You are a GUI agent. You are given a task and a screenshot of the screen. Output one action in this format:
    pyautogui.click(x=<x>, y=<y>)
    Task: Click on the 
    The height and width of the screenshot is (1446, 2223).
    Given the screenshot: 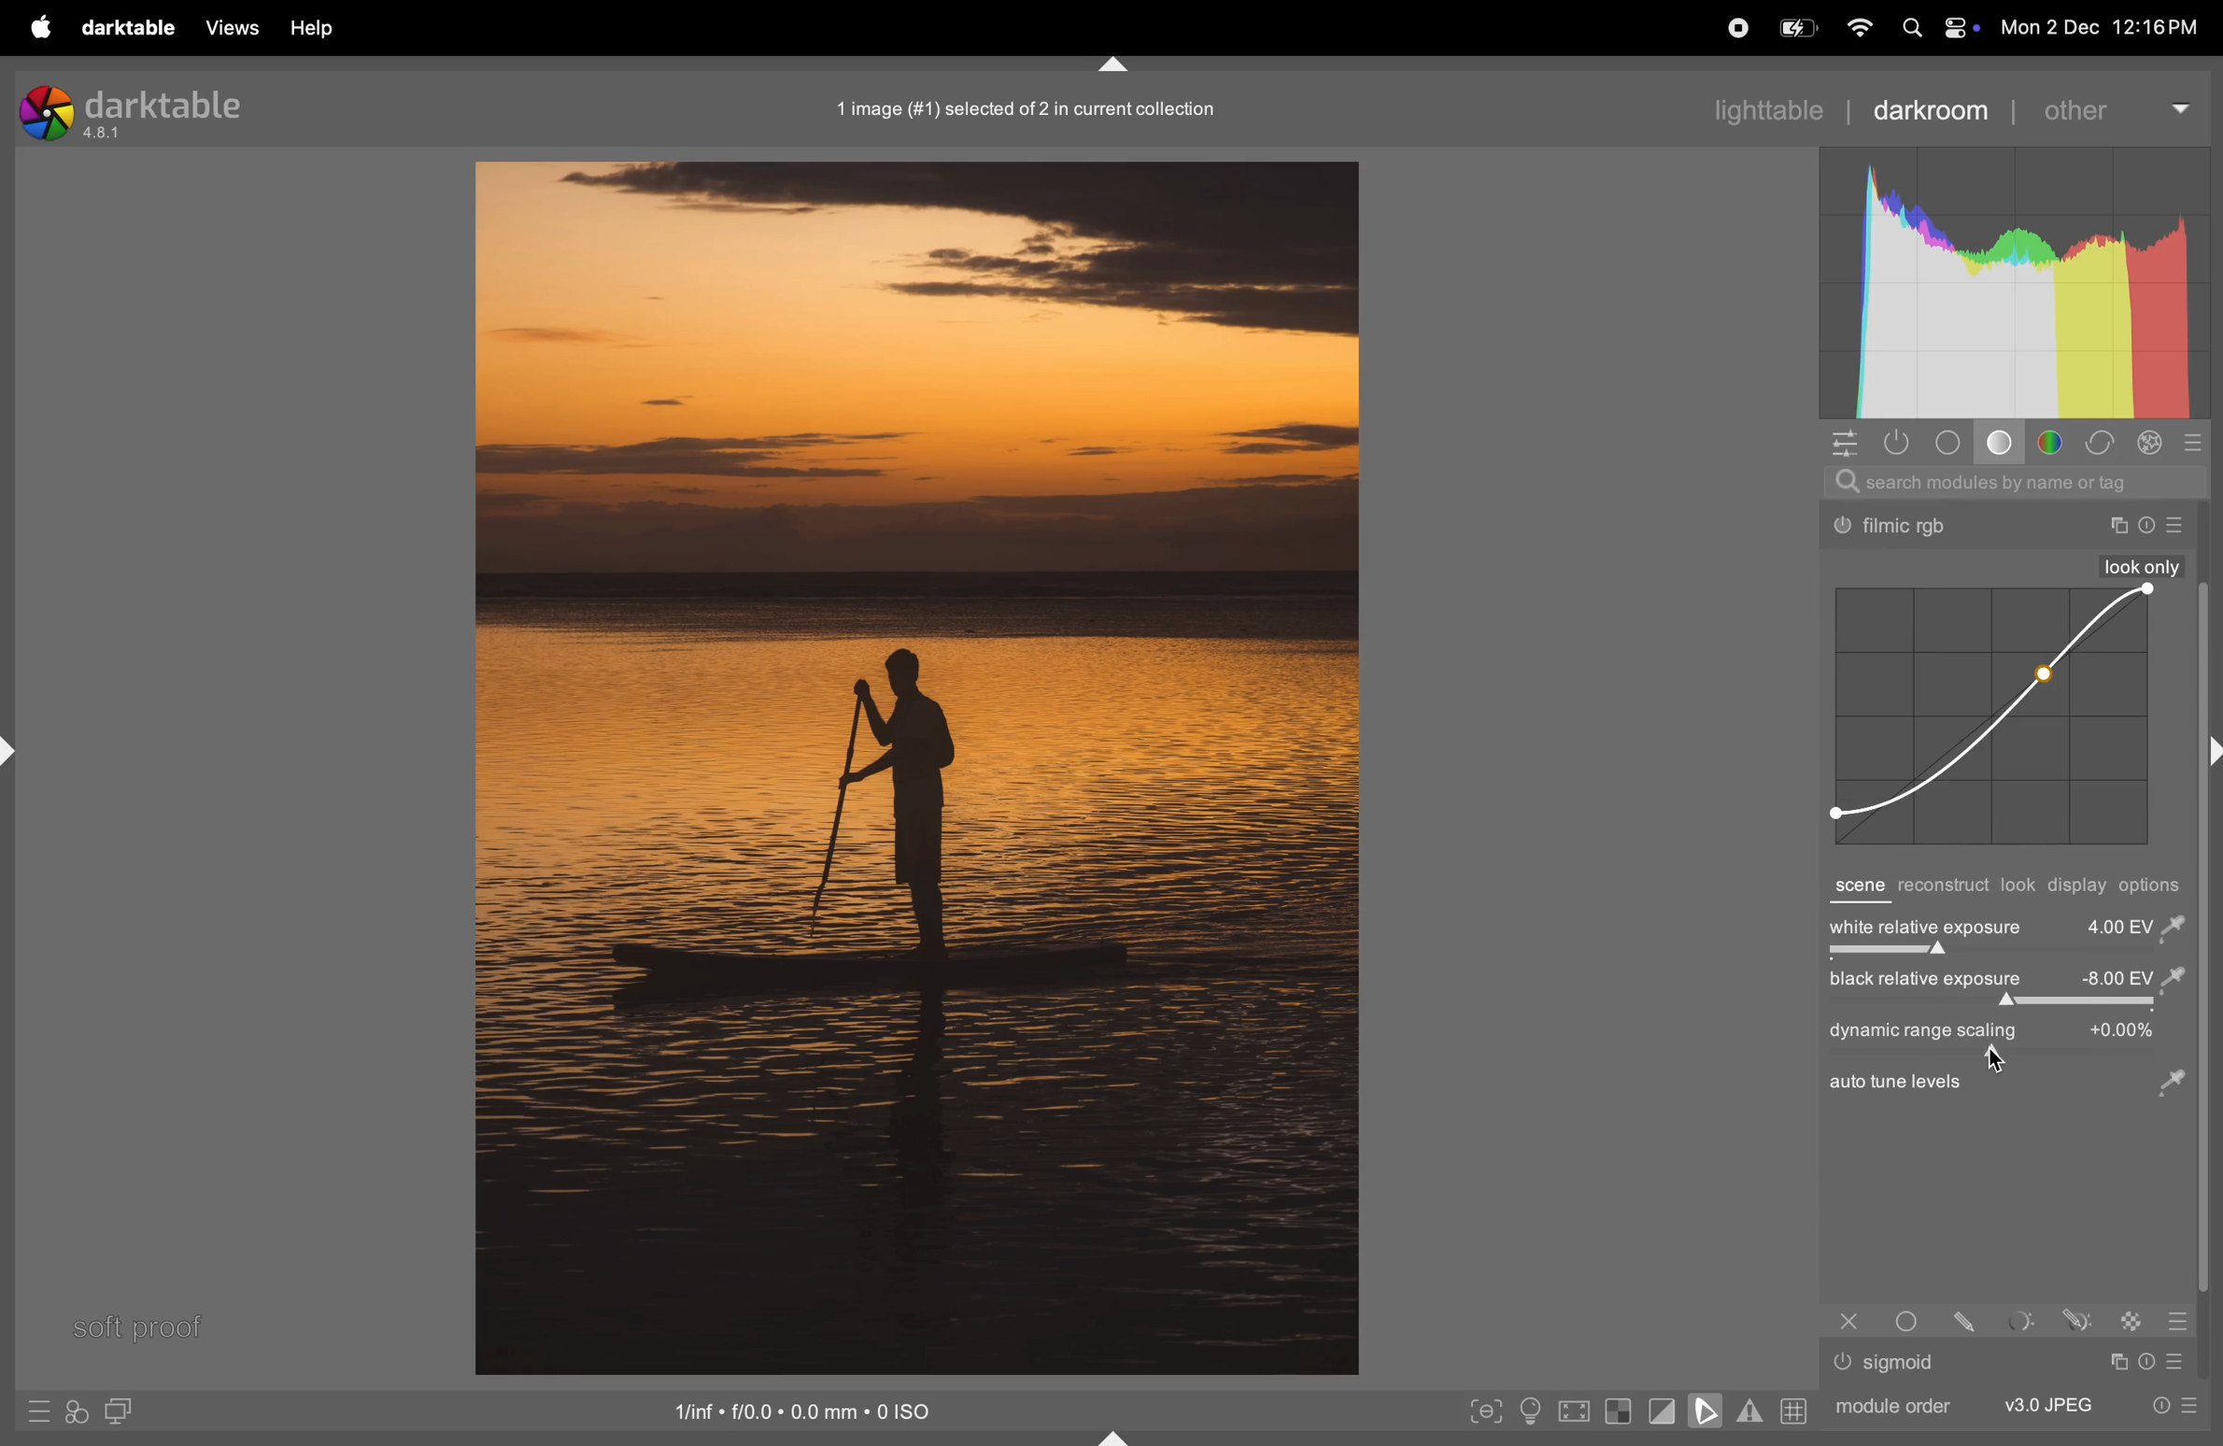 What is the action you would take?
    pyautogui.click(x=2182, y=1361)
    